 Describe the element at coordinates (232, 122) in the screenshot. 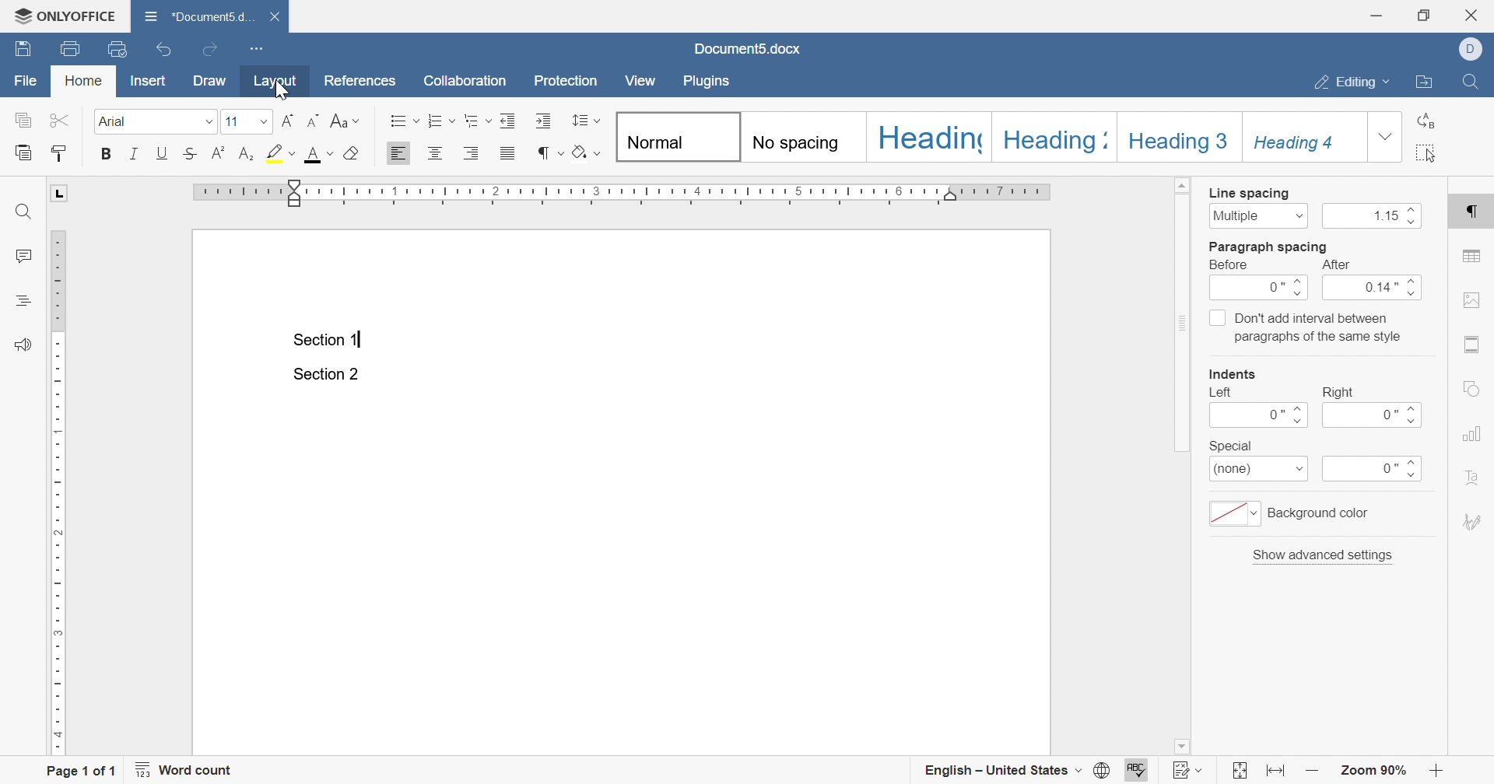

I see `font size` at that location.